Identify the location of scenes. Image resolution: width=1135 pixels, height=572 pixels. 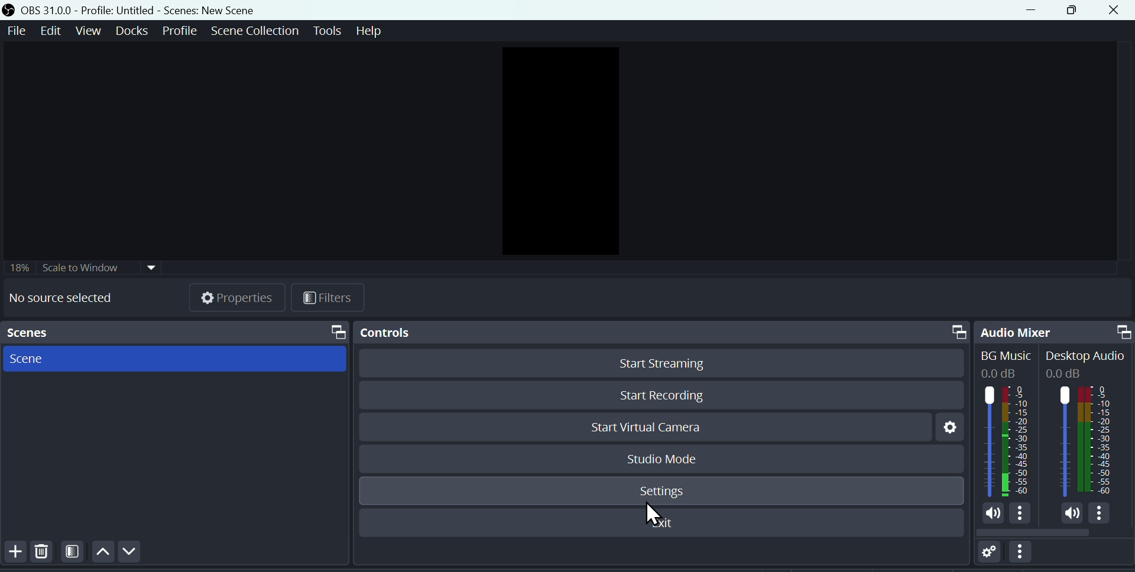
(175, 332).